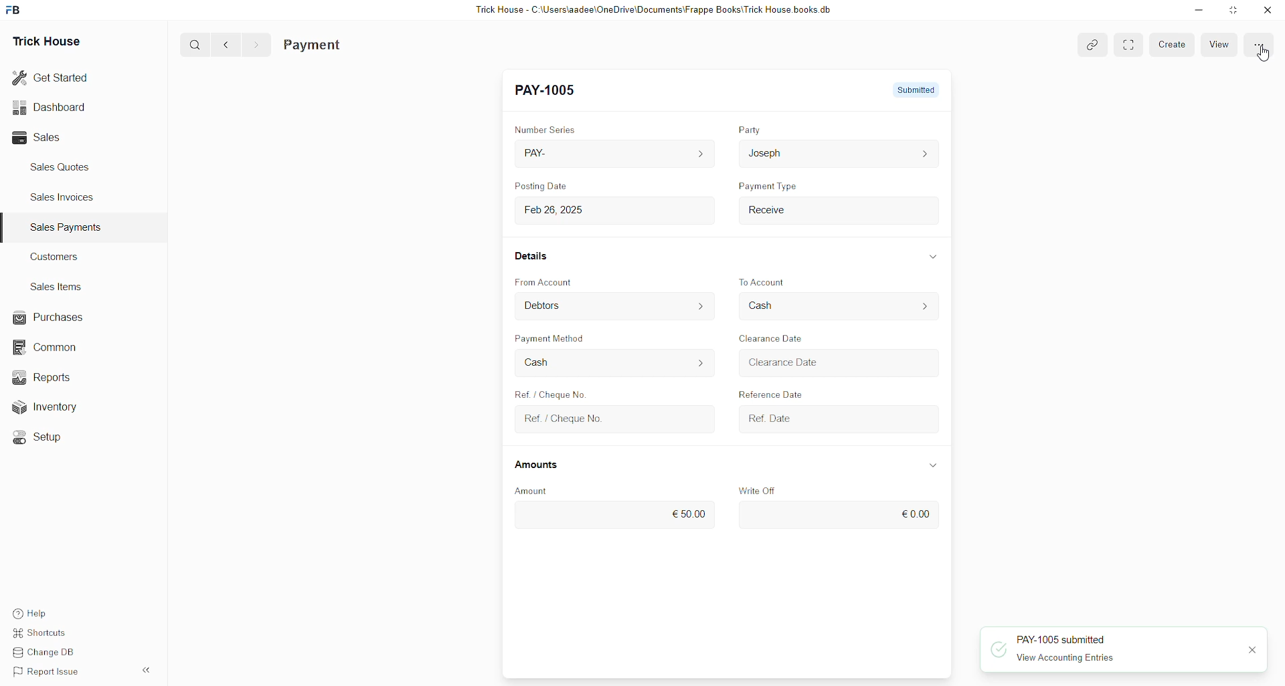 The image size is (1285, 686). Describe the element at coordinates (594, 653) in the screenshot. I see `+ Add Row` at that location.